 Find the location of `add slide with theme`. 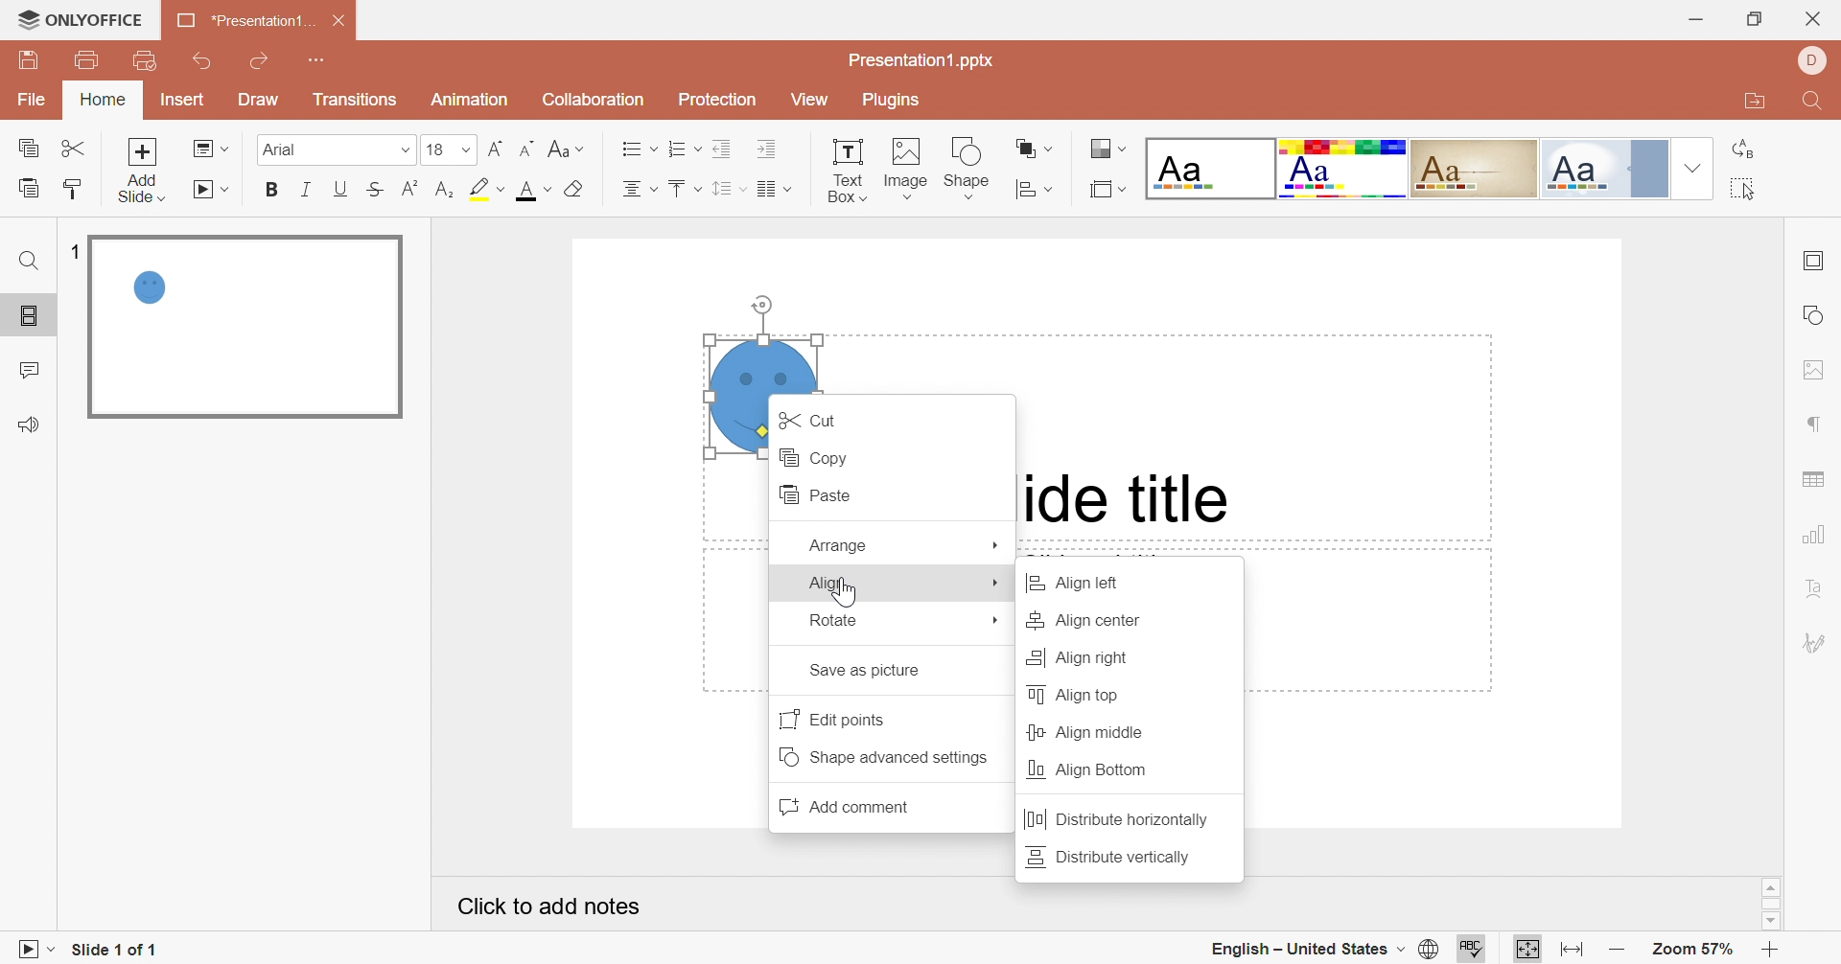

add slide with theme is located at coordinates (140, 188).